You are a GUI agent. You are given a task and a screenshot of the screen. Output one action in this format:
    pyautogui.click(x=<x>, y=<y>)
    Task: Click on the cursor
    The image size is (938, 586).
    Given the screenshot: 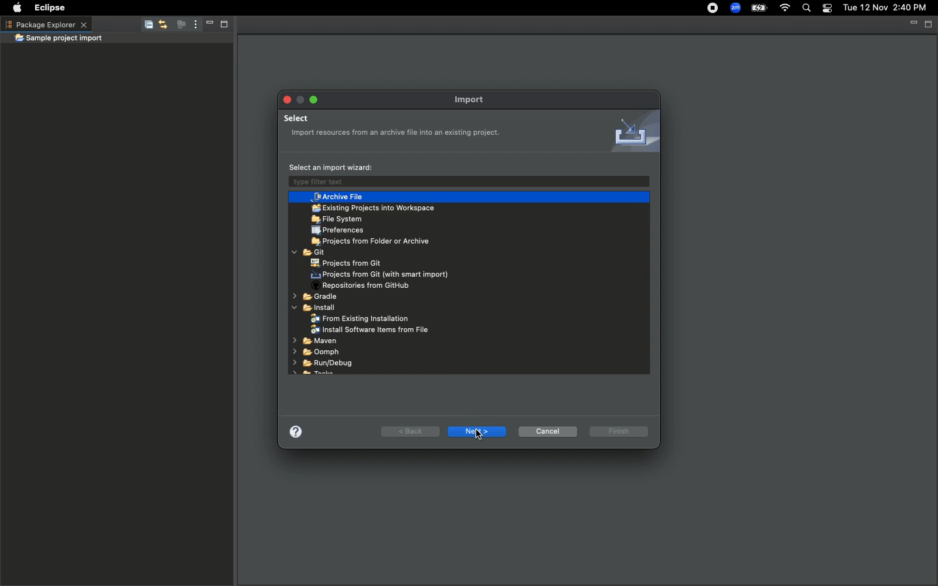 What is the action you would take?
    pyautogui.click(x=306, y=206)
    